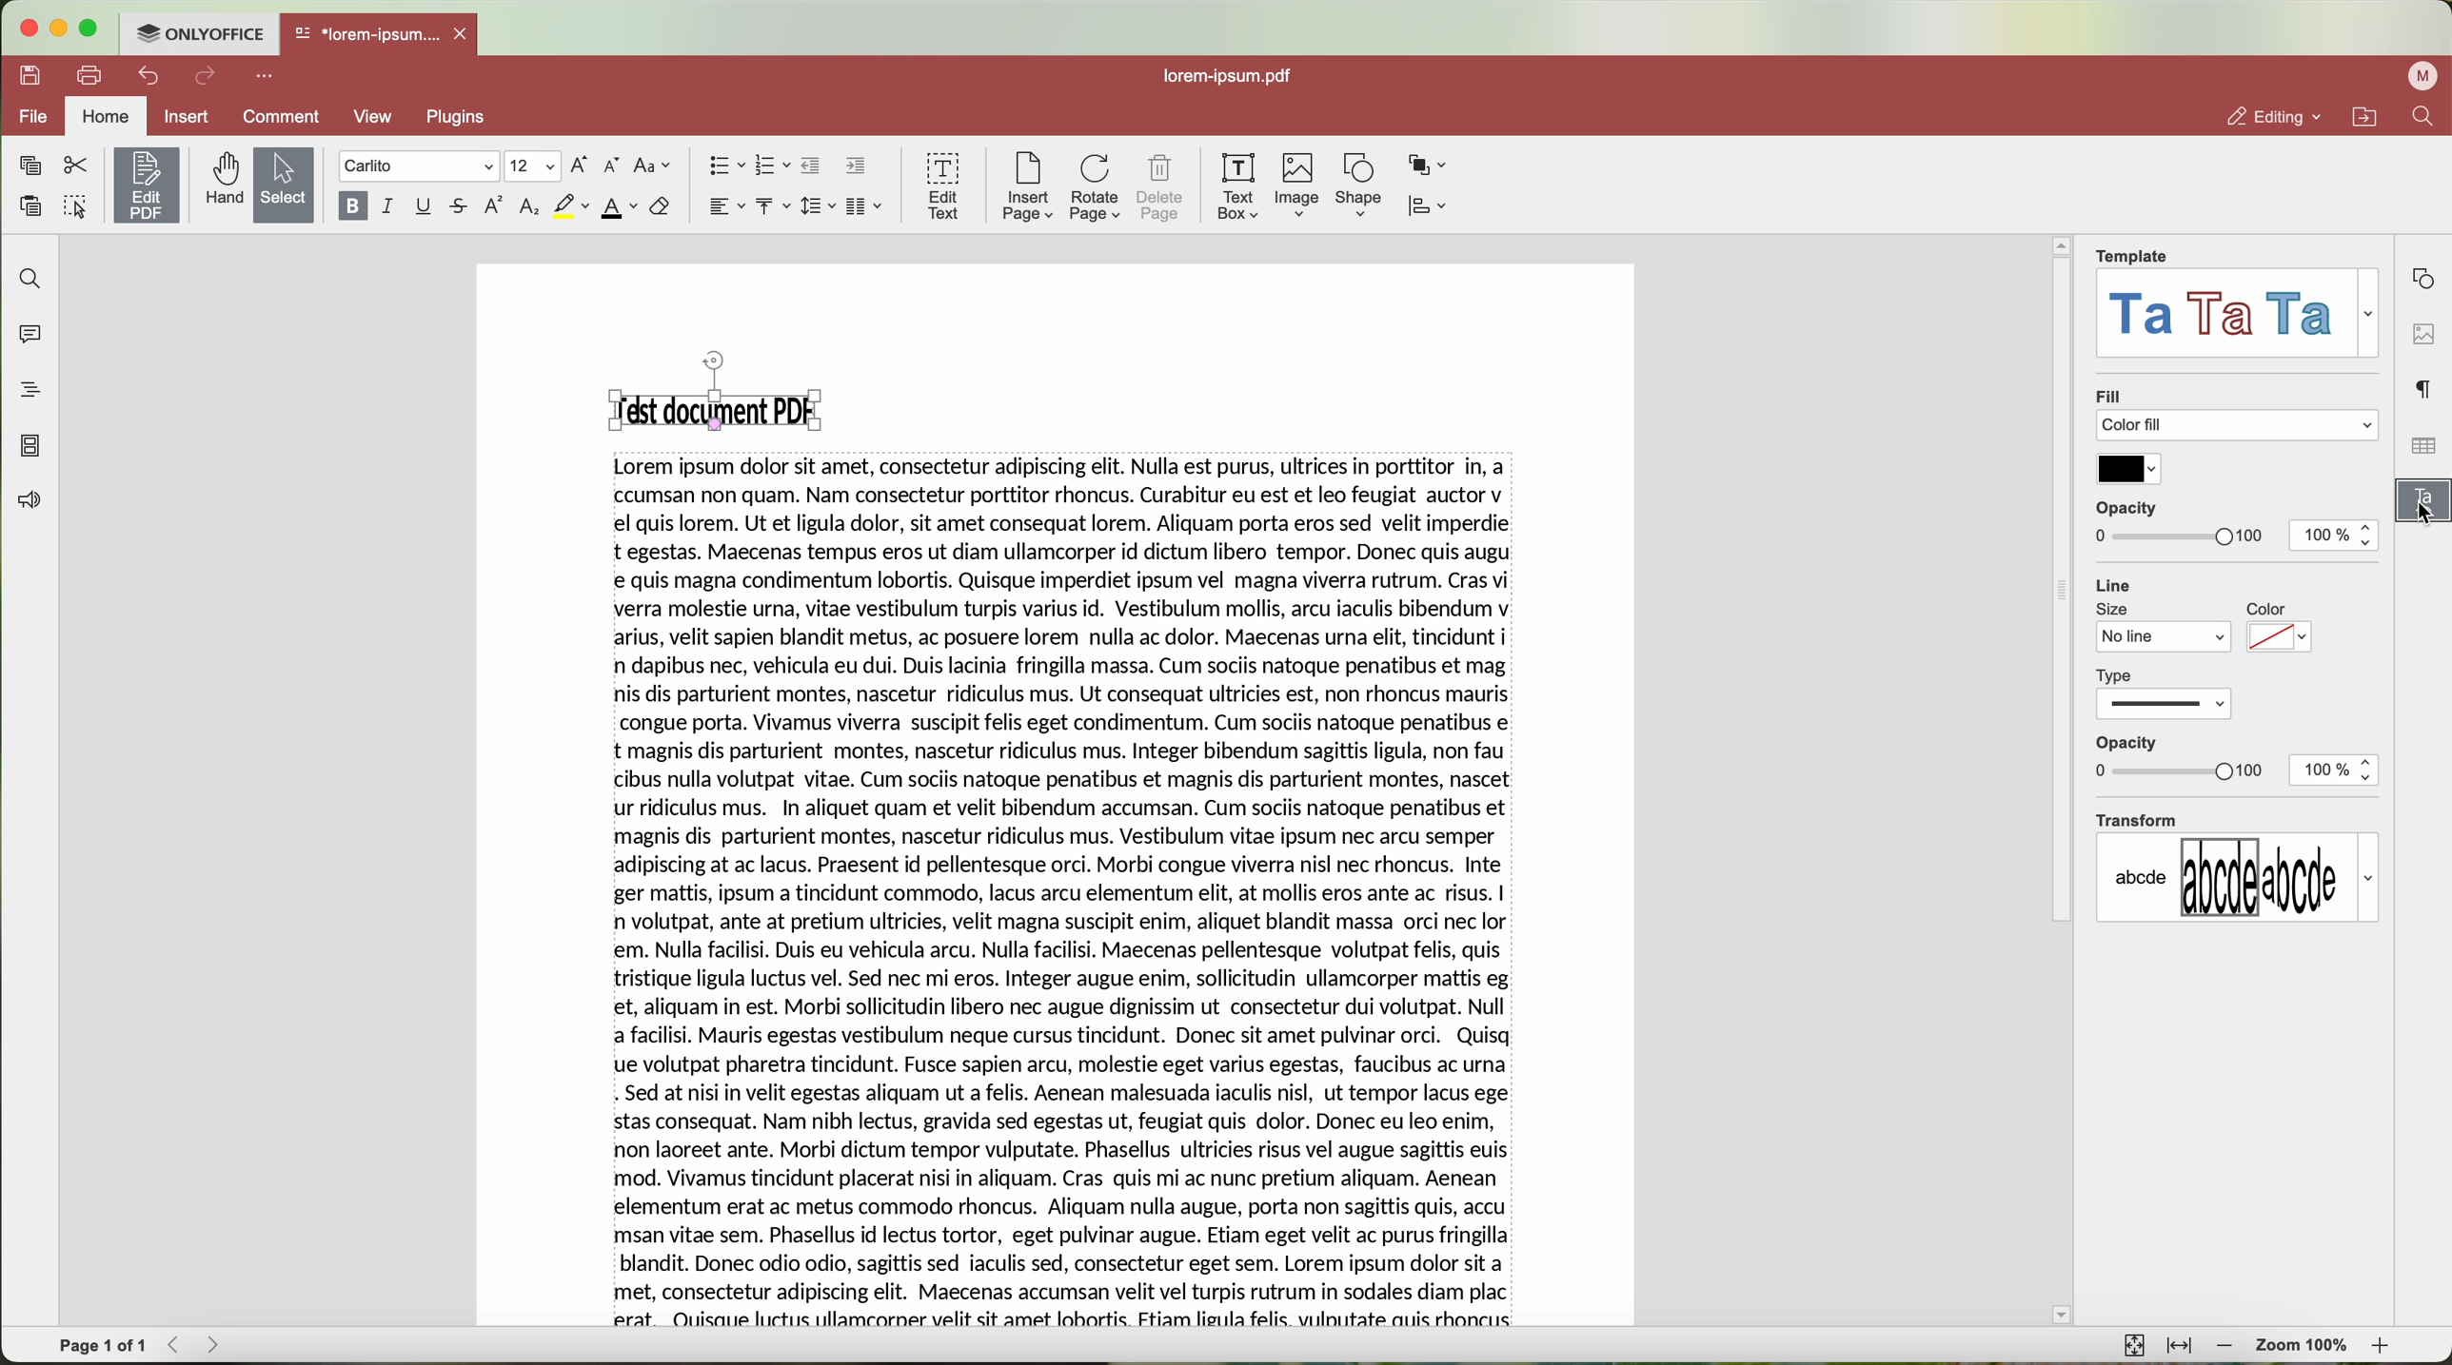 The width and height of the screenshot is (2452, 1365). What do you see at coordinates (774, 166) in the screenshot?
I see `numbered list` at bounding box center [774, 166].